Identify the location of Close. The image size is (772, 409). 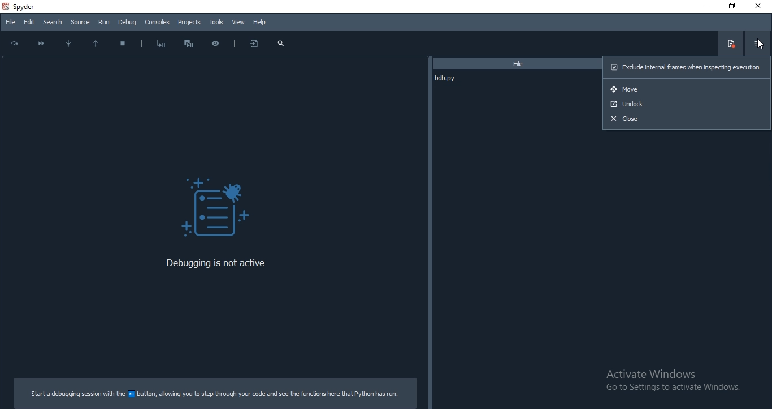
(760, 7).